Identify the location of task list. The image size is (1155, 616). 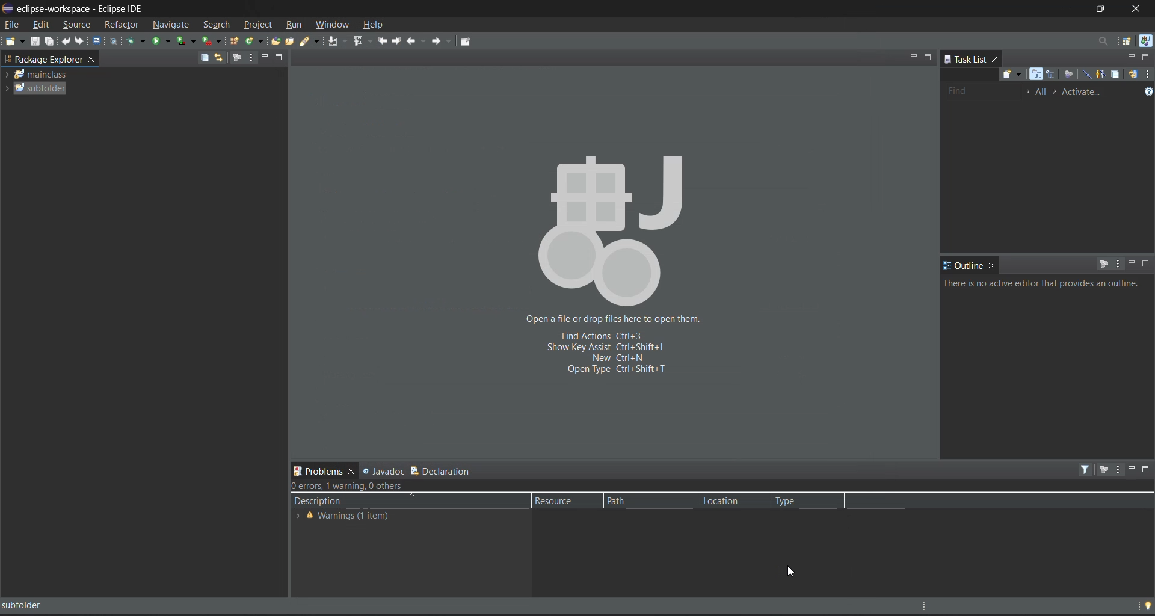
(965, 58).